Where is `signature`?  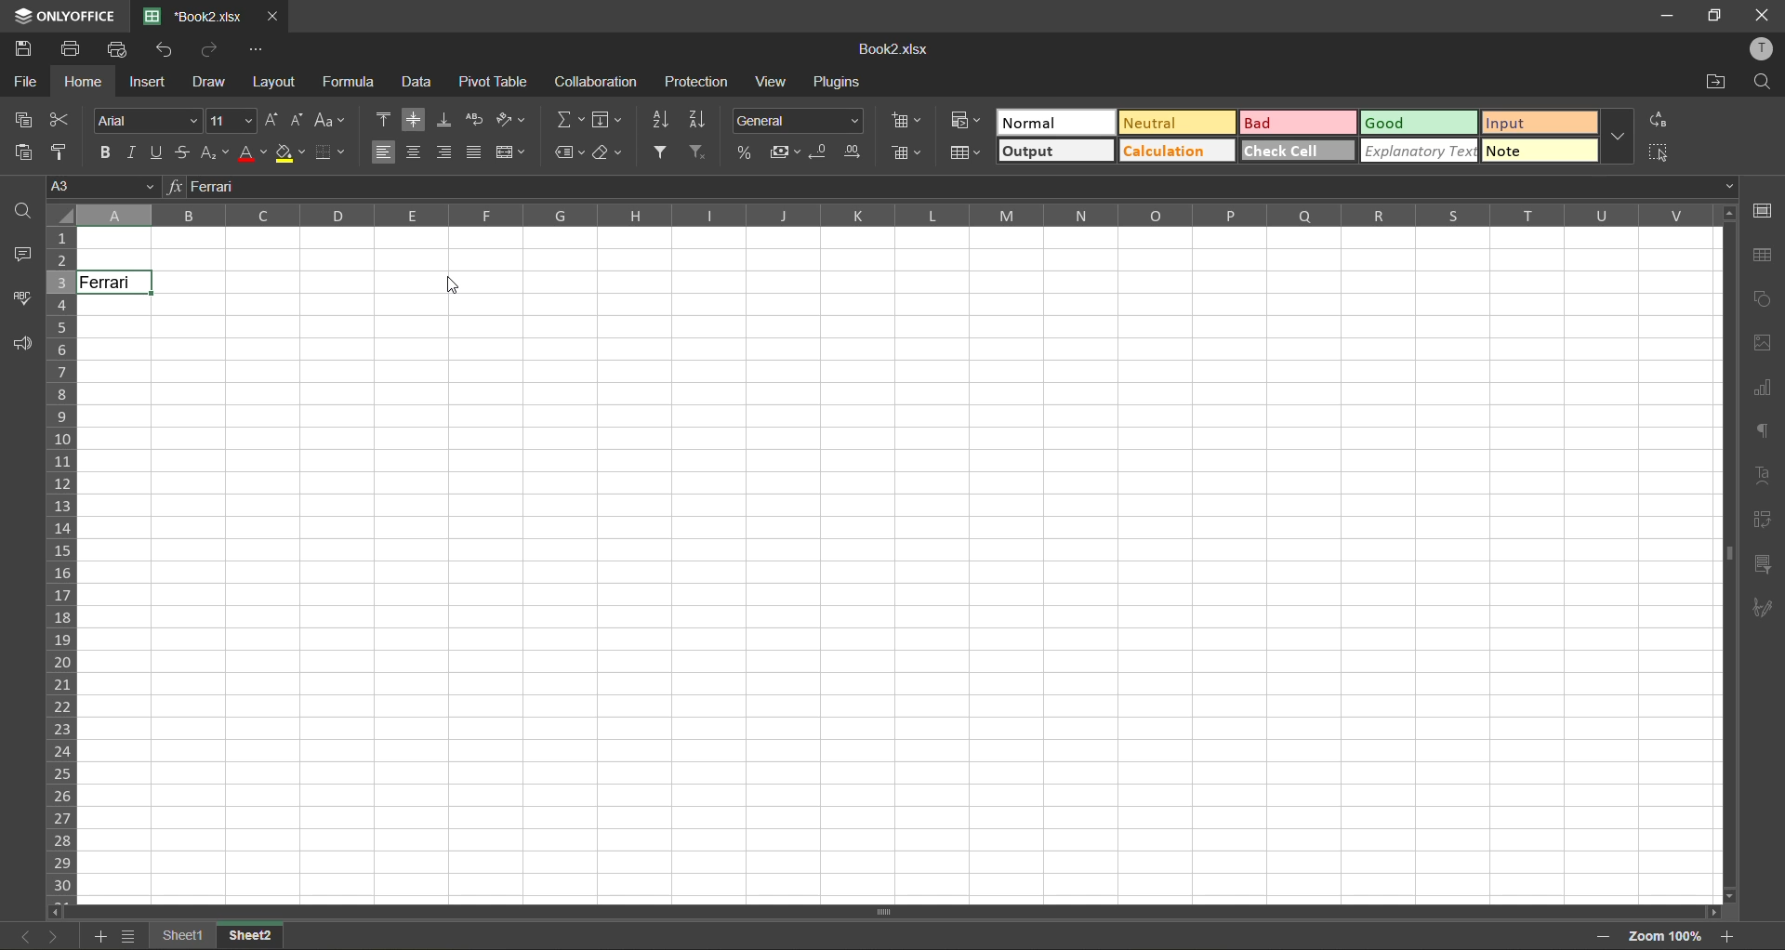
signature is located at coordinates (1764, 610).